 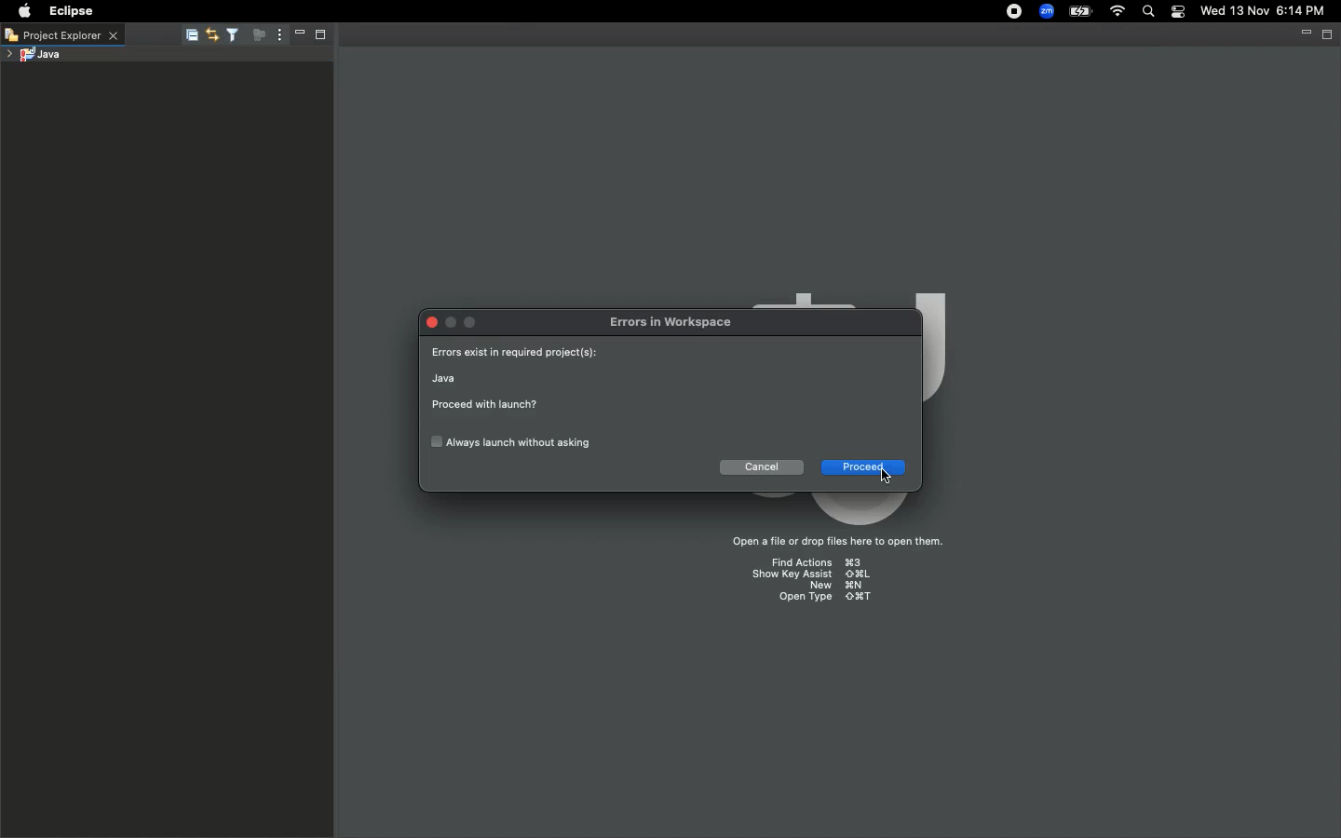 I want to click on Errors exist in required project(s):, so click(x=517, y=354).